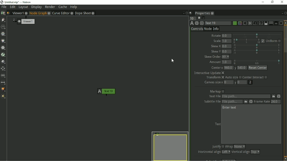  What do you see at coordinates (217, 41) in the screenshot?
I see `Scale` at bounding box center [217, 41].